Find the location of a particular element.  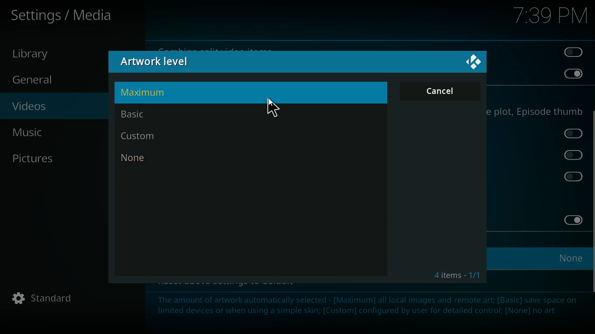

scroll bar is located at coordinates (592, 200).